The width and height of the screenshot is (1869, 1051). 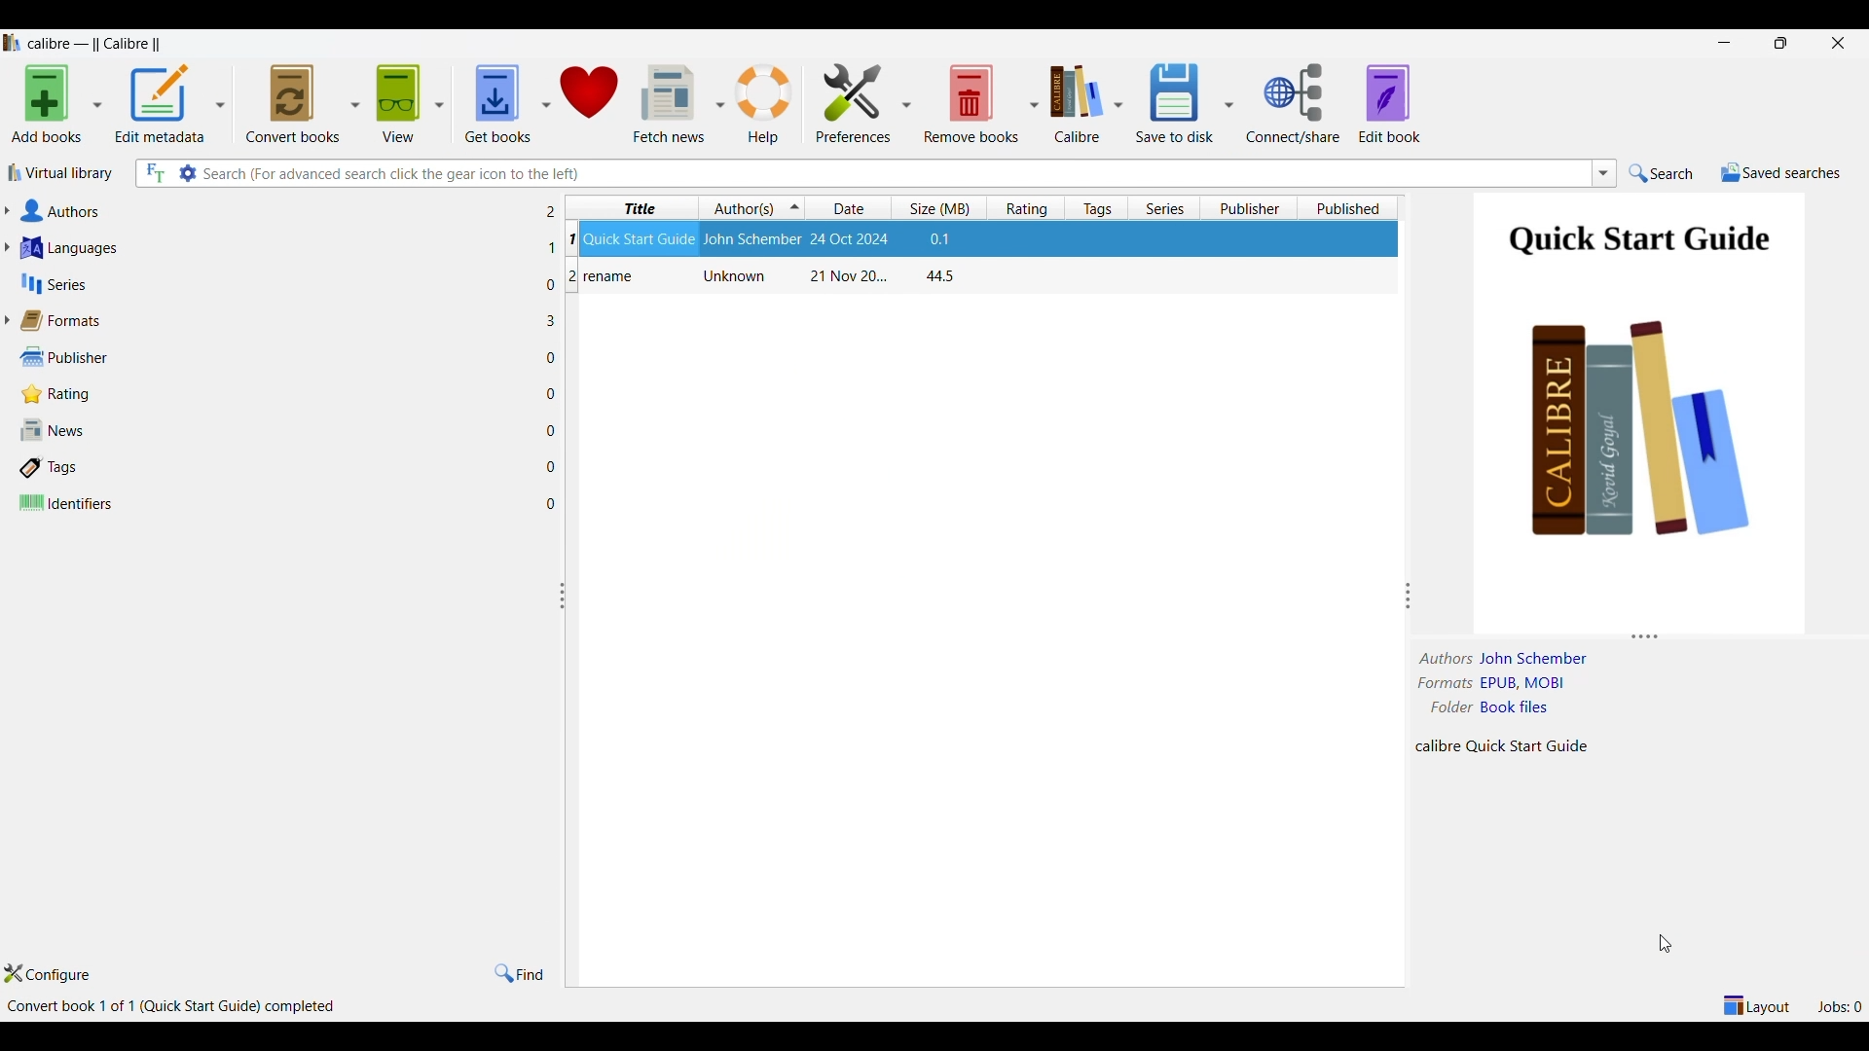 I want to click on Formats, so click(x=278, y=321).